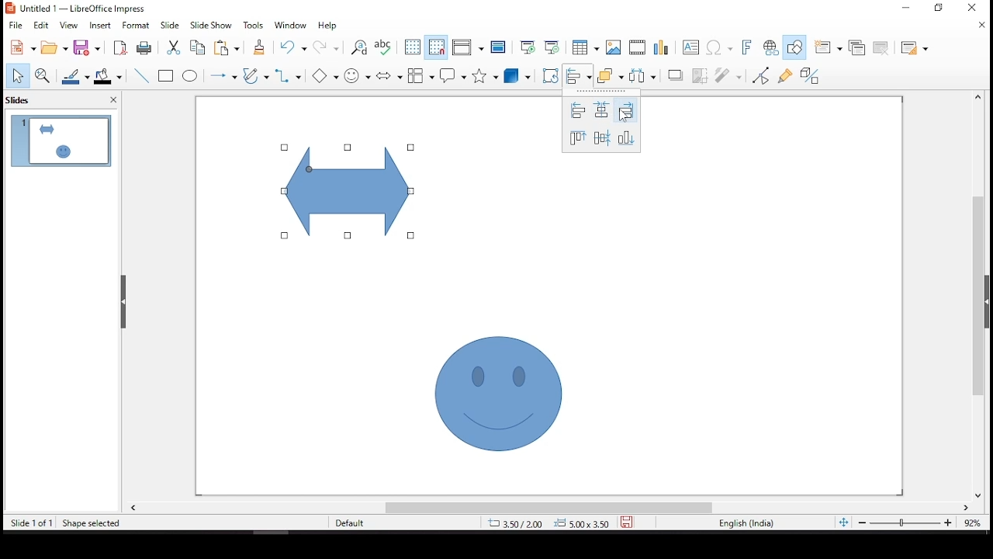 The width and height of the screenshot is (993, 559). I want to click on image, so click(614, 47).